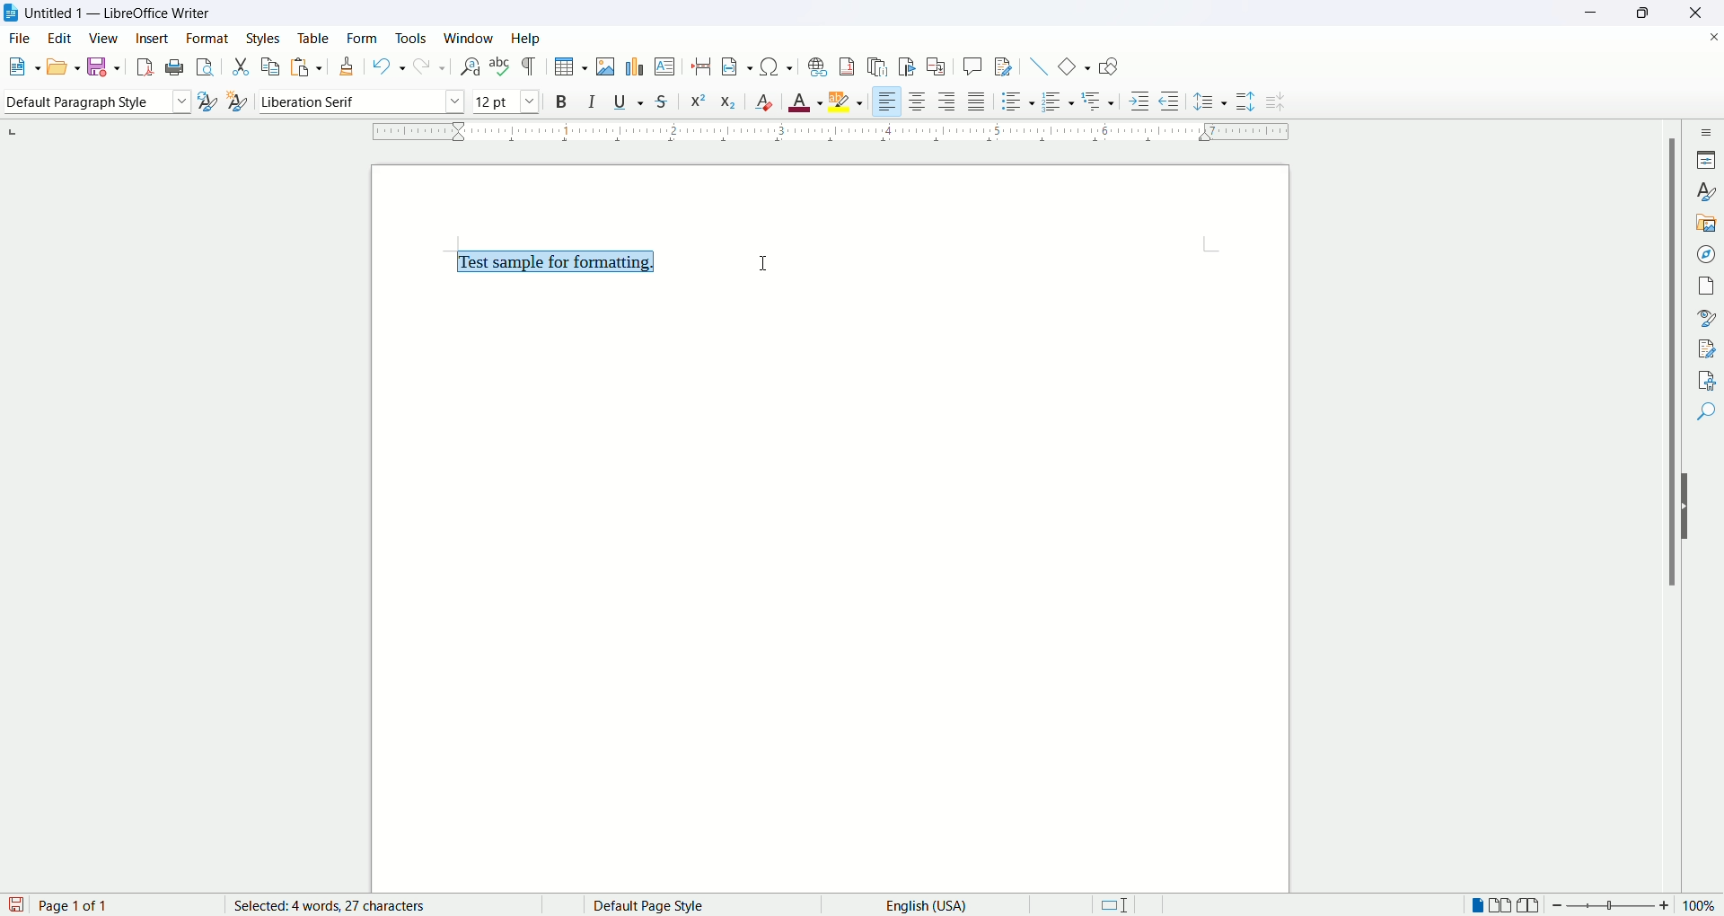  I want to click on strikethrough, so click(660, 101).